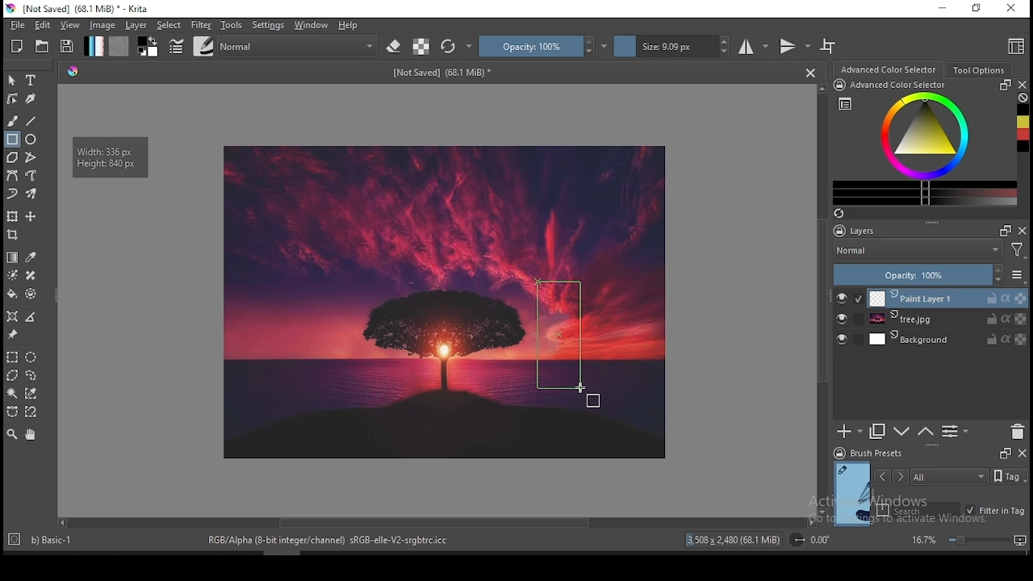 The image size is (1033, 581). Describe the element at coordinates (13, 121) in the screenshot. I see `brush tool` at that location.